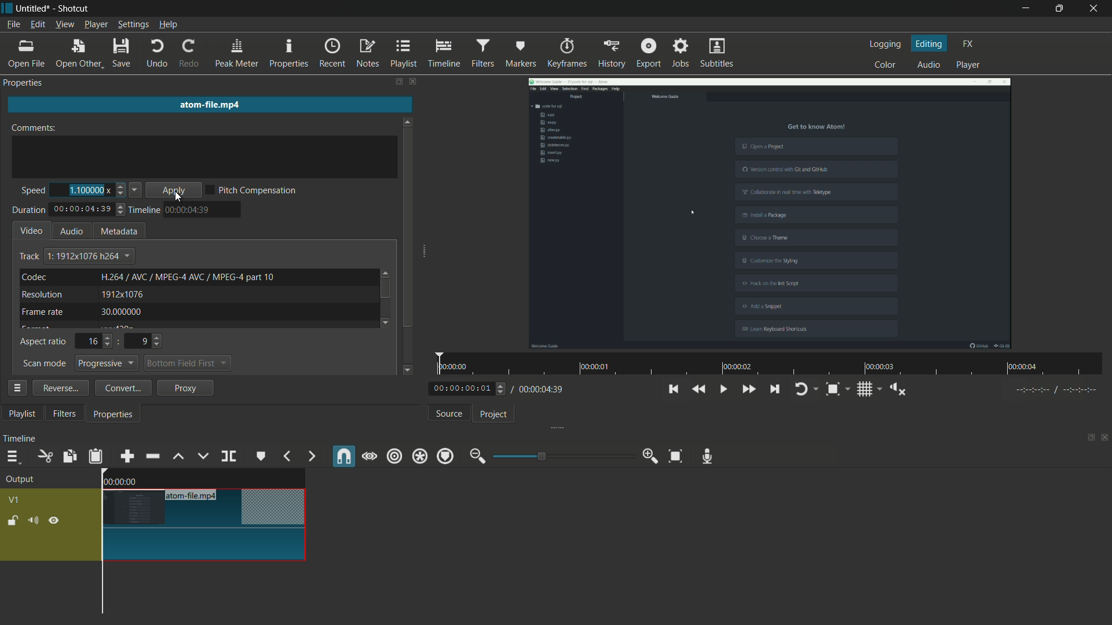 The width and height of the screenshot is (1112, 625). Describe the element at coordinates (13, 521) in the screenshot. I see `lock` at that location.